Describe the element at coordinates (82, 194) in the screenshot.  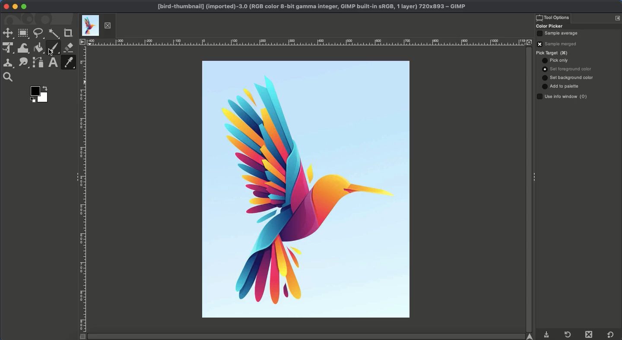
I see `Ruler` at that location.